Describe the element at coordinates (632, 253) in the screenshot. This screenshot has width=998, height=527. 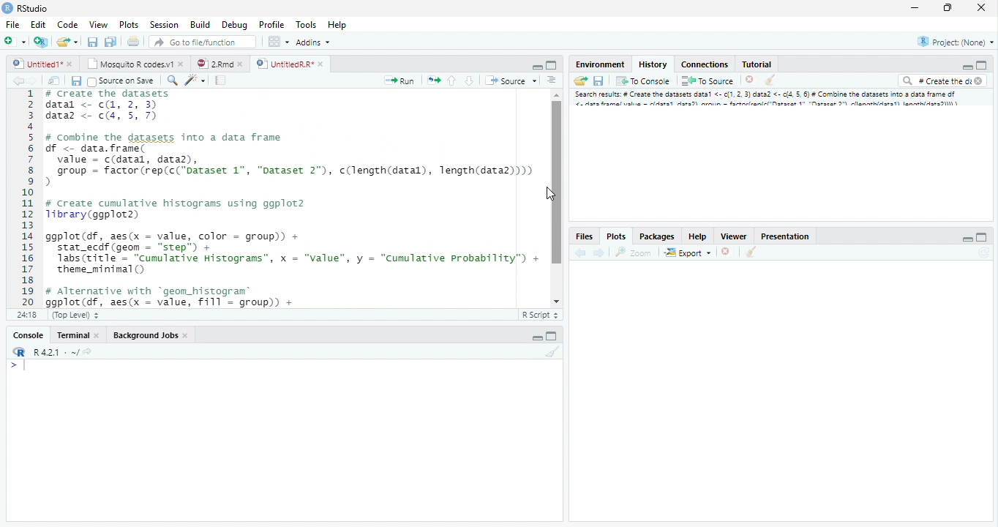
I see `Zoom` at that location.